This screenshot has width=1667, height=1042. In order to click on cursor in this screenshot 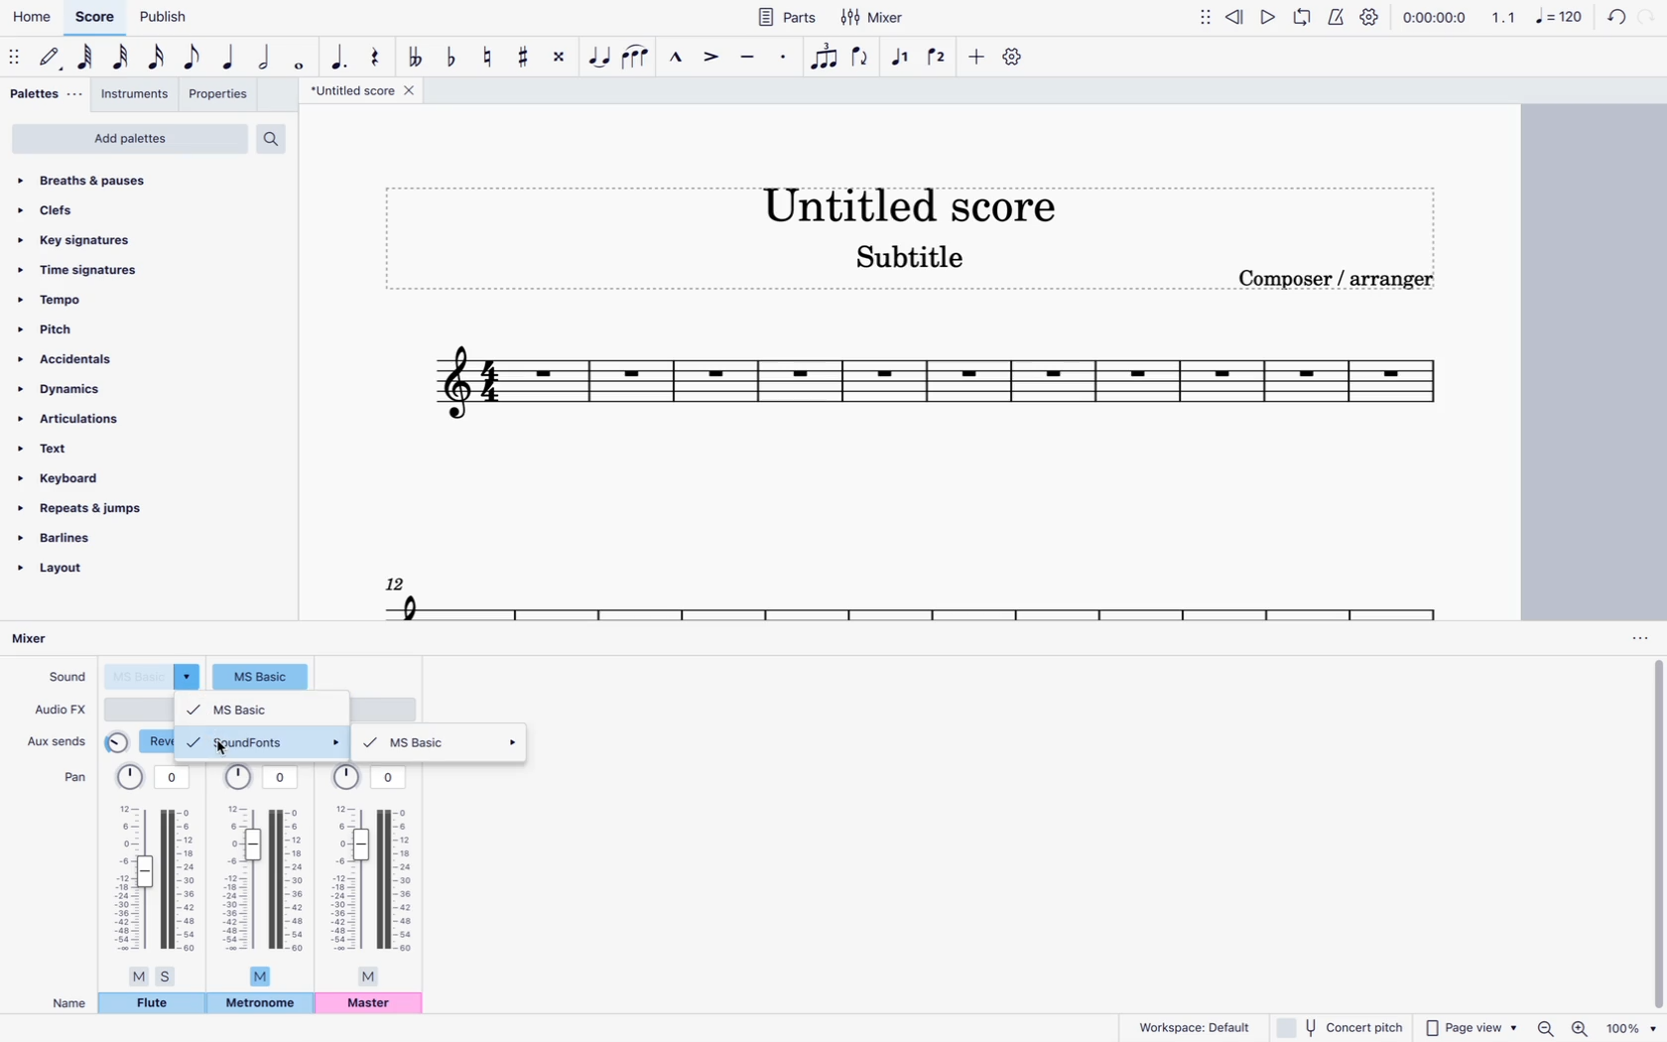, I will do `click(222, 752)`.